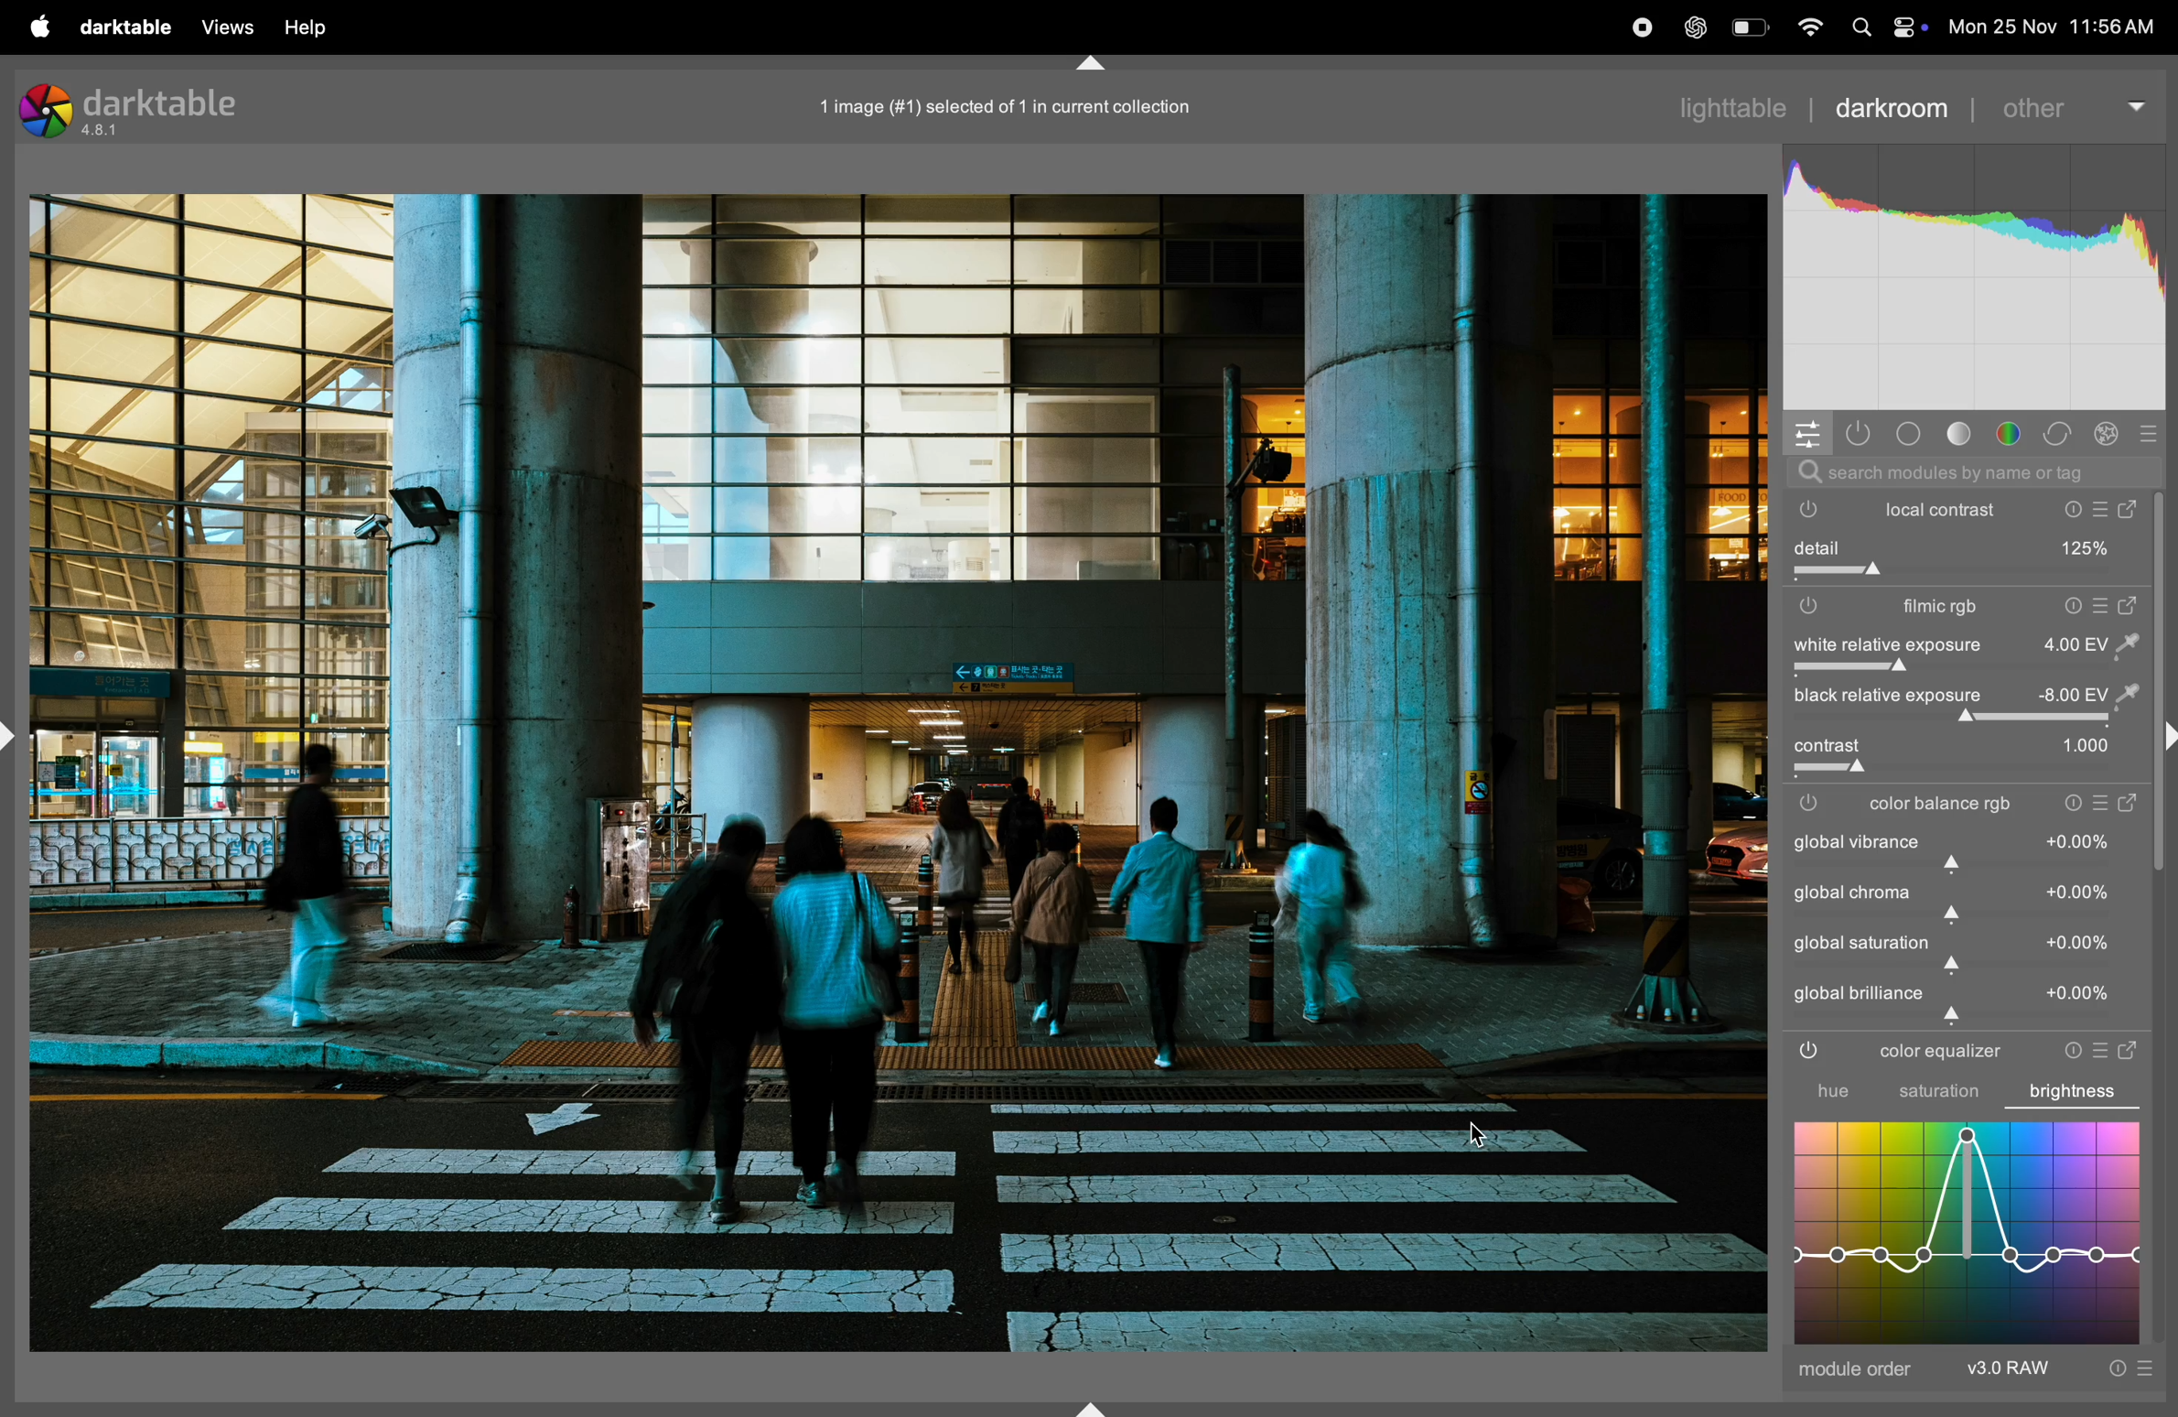  I want to click on darkroom, so click(1892, 105).